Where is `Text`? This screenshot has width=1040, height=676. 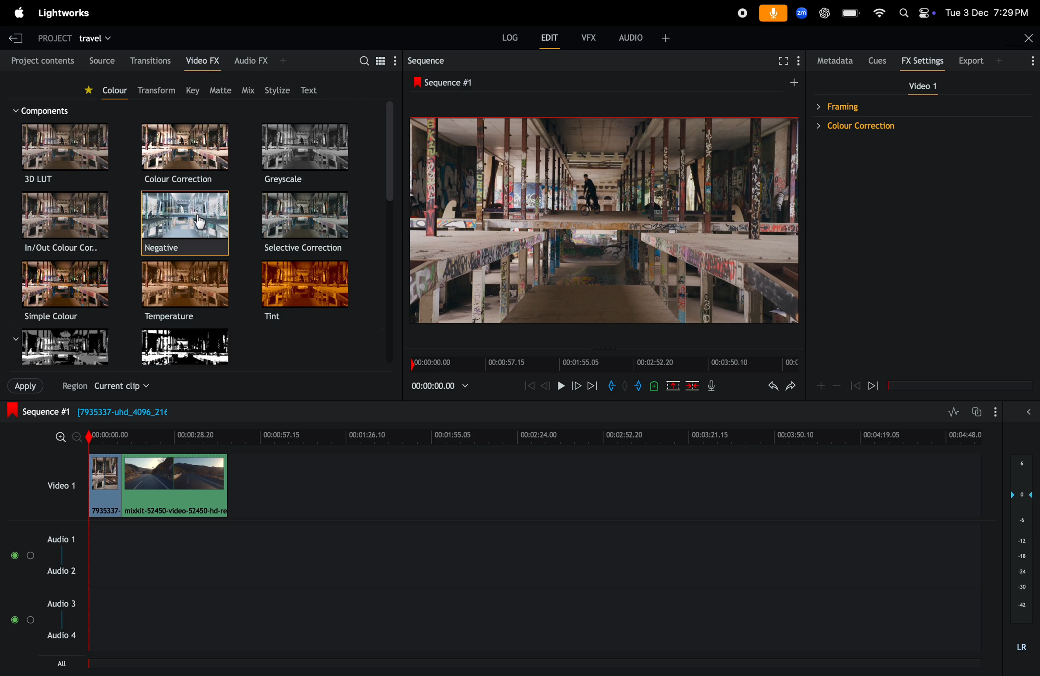
Text is located at coordinates (313, 90).